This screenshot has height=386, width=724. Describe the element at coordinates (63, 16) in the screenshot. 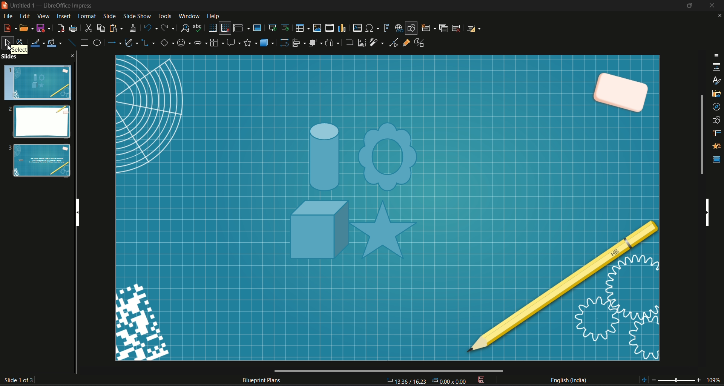

I see `insert` at that location.